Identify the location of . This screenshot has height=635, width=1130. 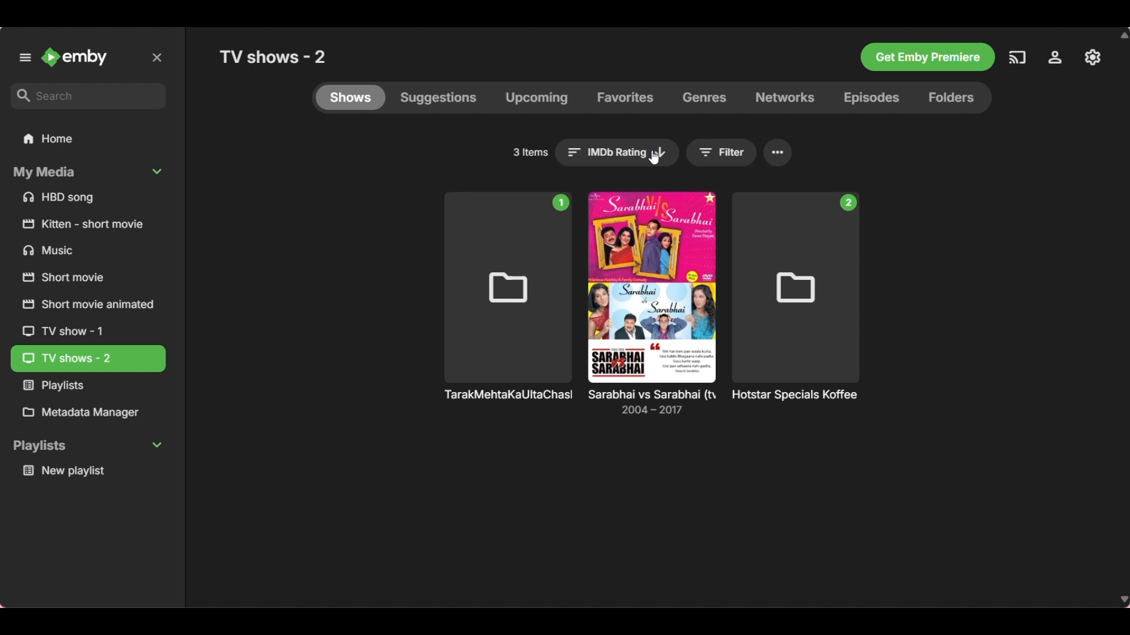
(72, 280).